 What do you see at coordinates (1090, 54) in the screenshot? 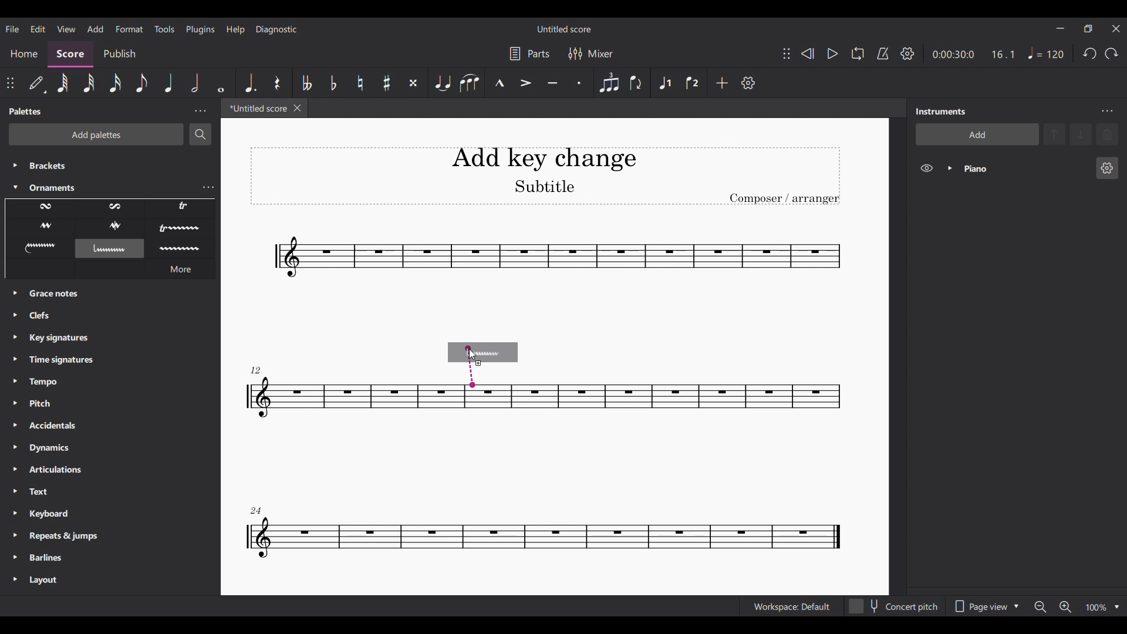
I see `Undo` at bounding box center [1090, 54].